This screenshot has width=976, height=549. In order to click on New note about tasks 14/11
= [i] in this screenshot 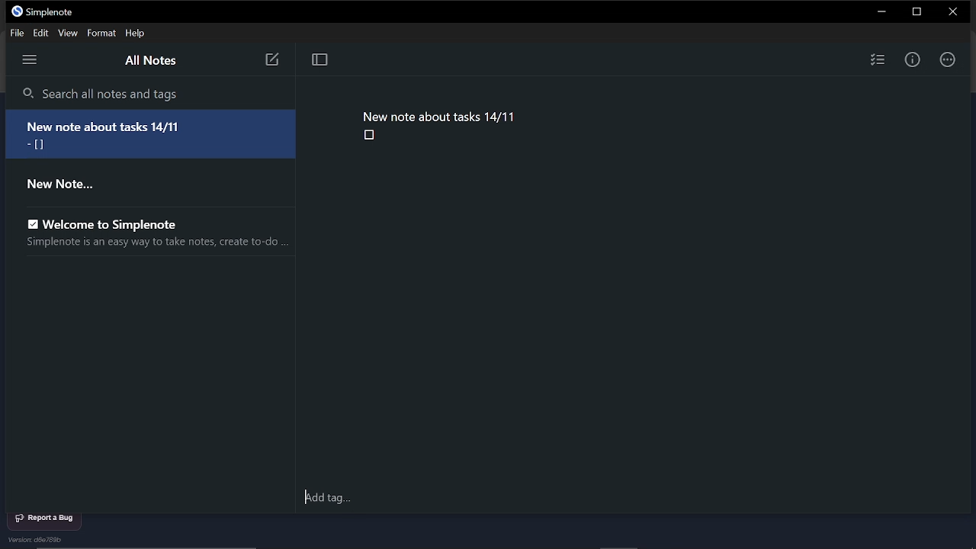, I will do `click(155, 134)`.